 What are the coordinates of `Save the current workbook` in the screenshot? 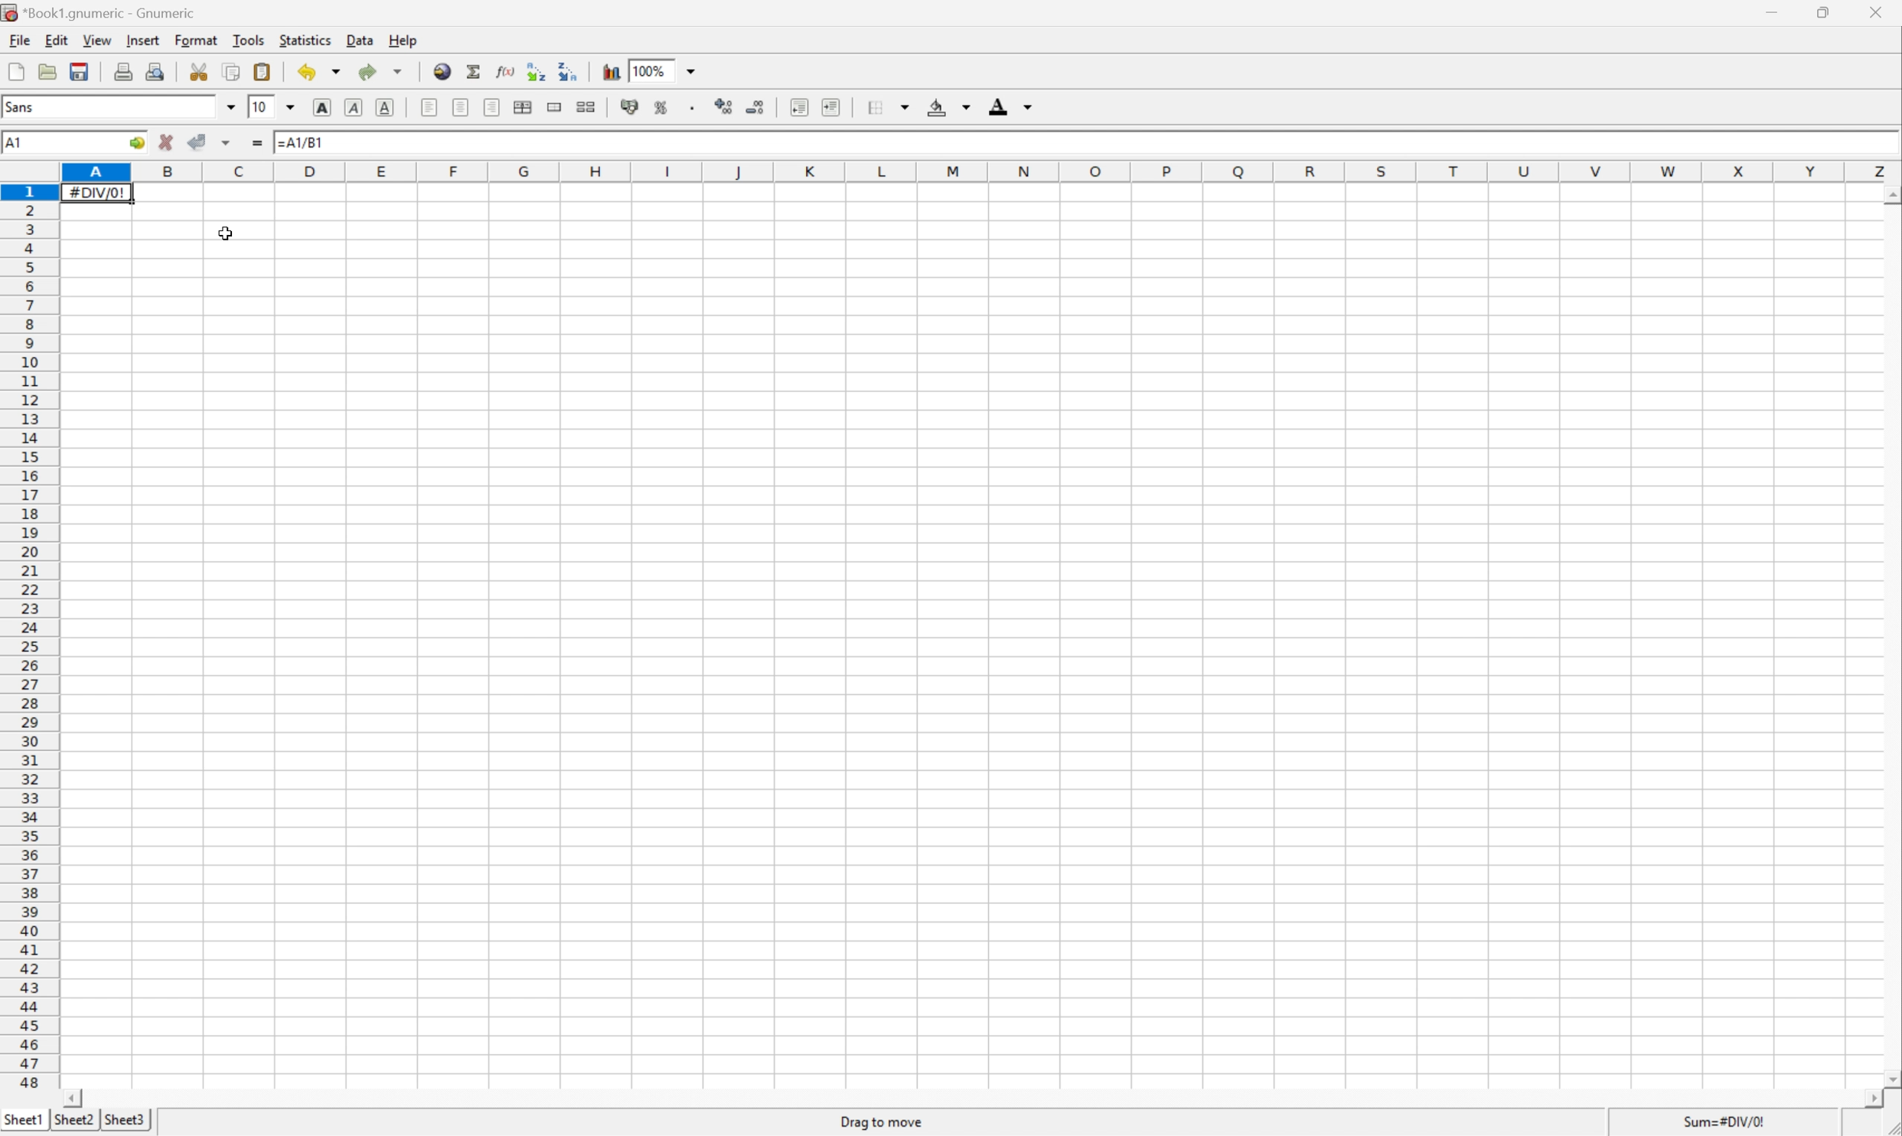 It's located at (81, 72).